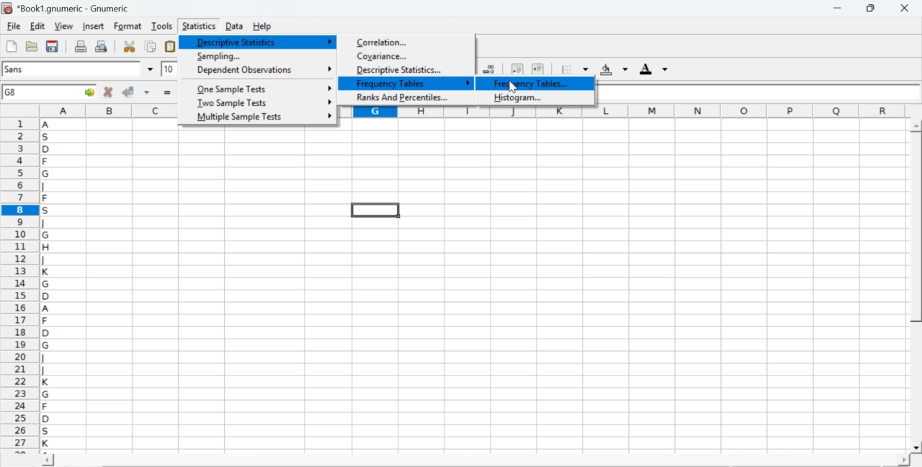 This screenshot has height=467, width=922. I want to click on print, so click(81, 45).